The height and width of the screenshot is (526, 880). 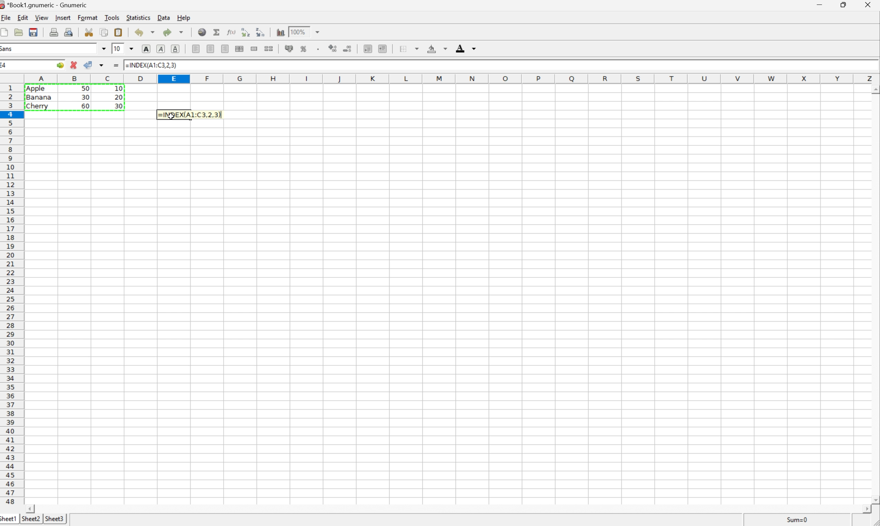 I want to click on cancel changes, so click(x=74, y=65).